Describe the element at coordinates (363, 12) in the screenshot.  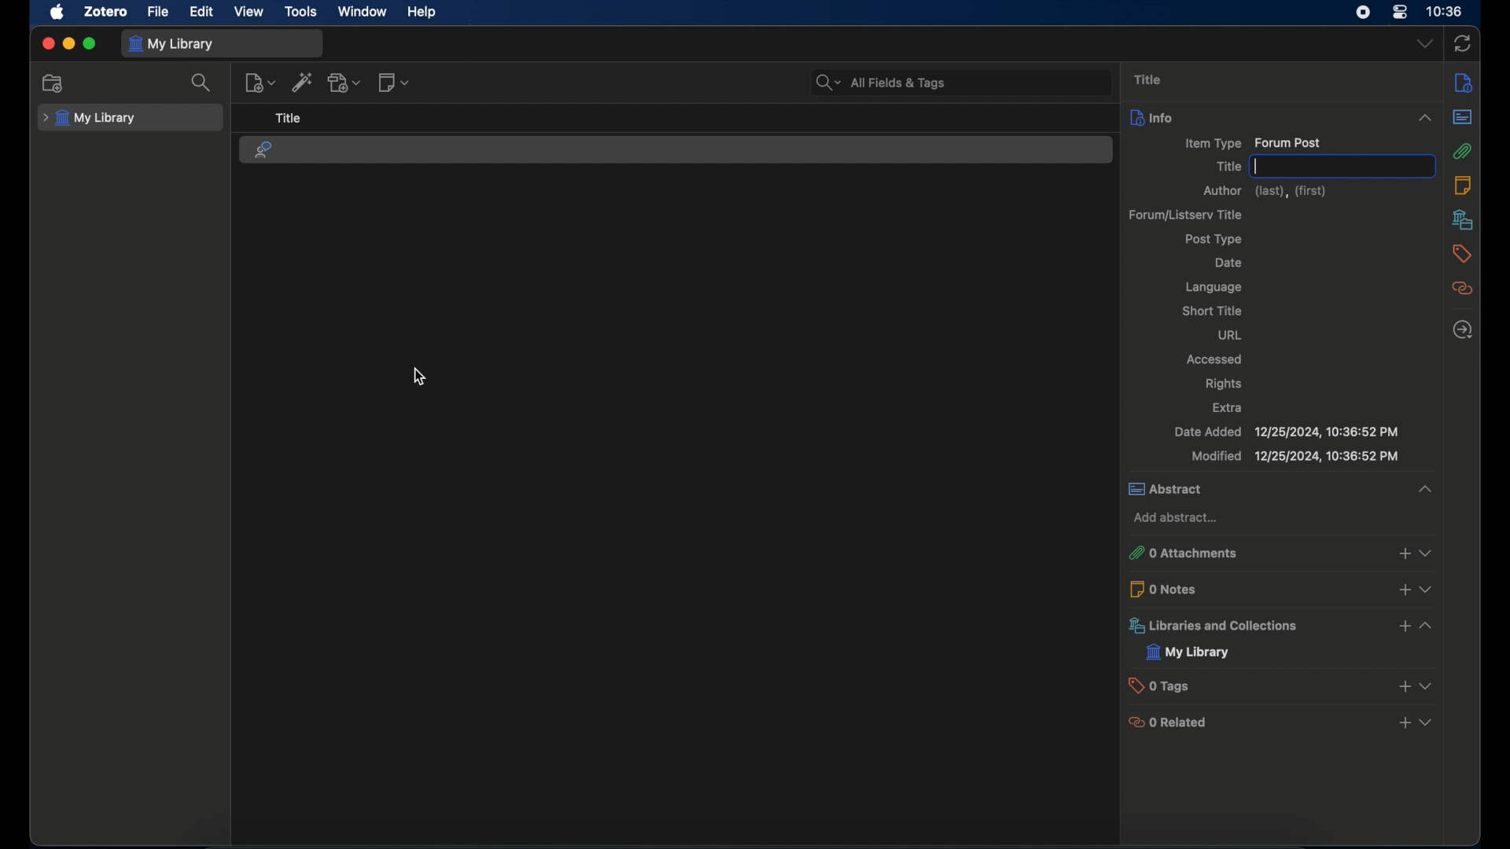
I see `window` at that location.